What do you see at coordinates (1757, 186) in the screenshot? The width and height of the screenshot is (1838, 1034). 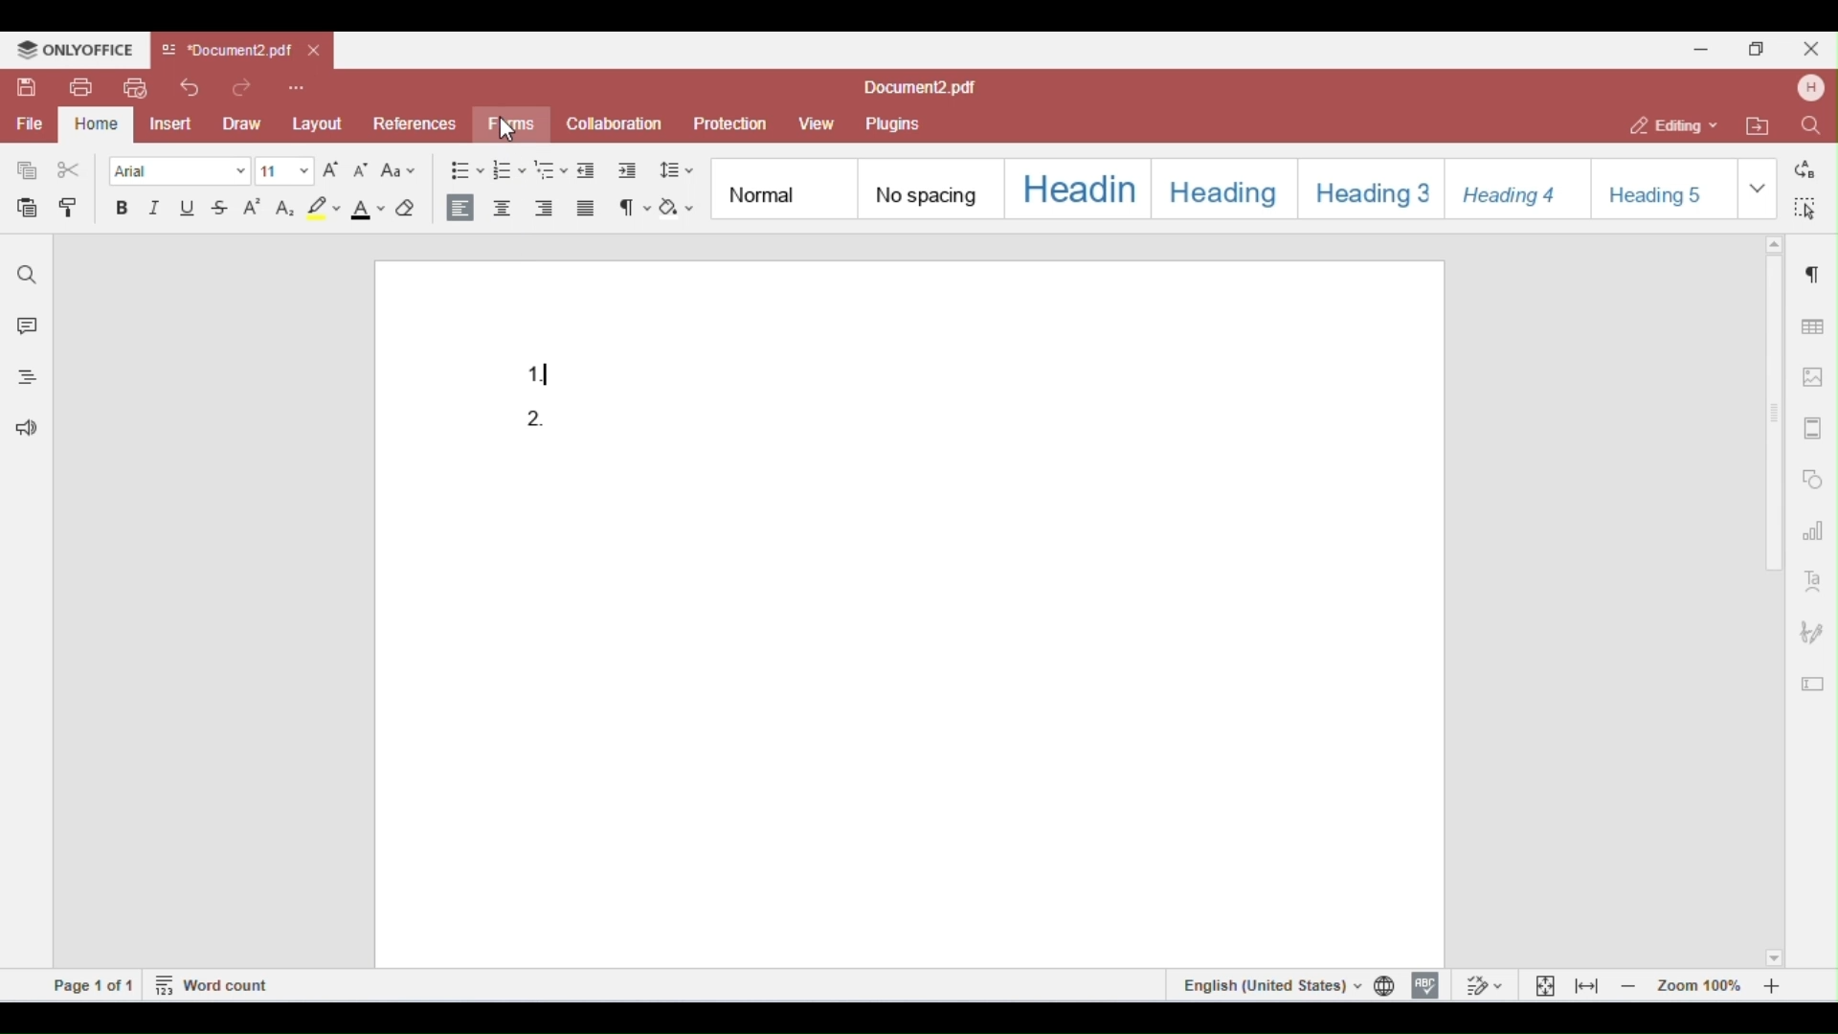 I see `drop down` at bounding box center [1757, 186].